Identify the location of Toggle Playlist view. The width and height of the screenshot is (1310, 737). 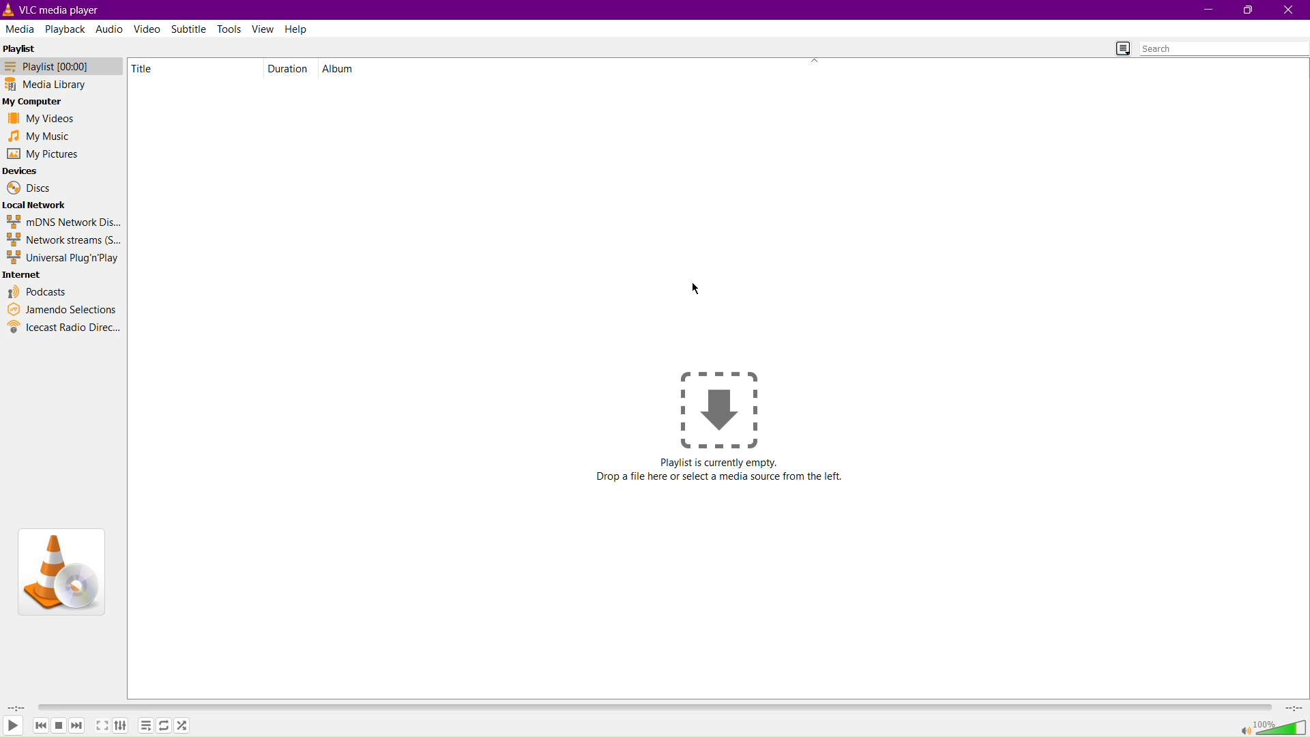
(1118, 47).